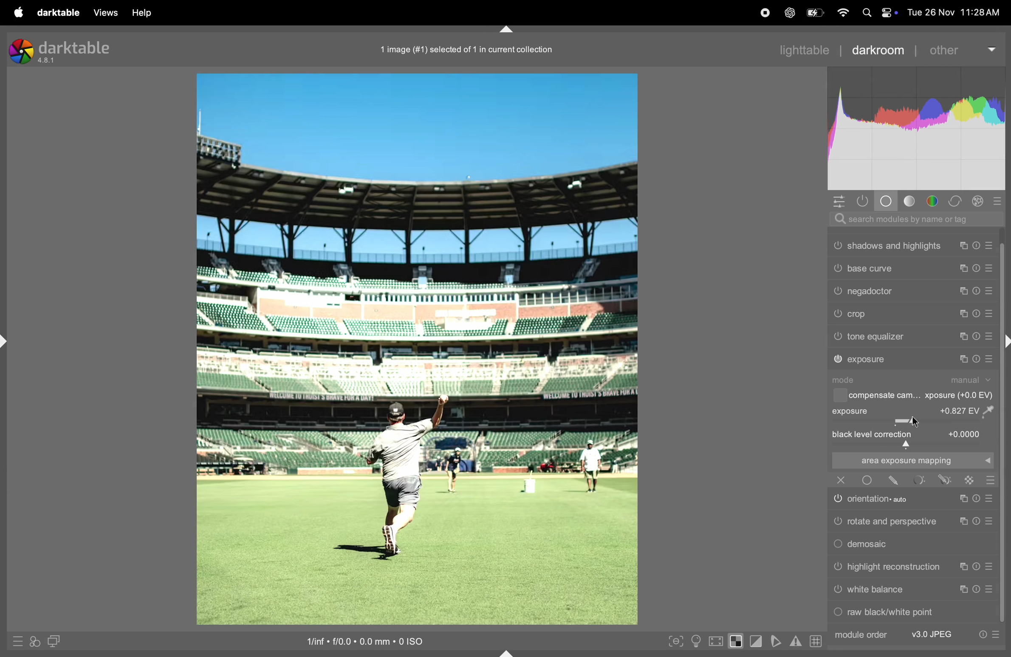 This screenshot has width=1011, height=657. Describe the element at coordinates (837, 245) in the screenshot. I see `Switch on or off` at that location.